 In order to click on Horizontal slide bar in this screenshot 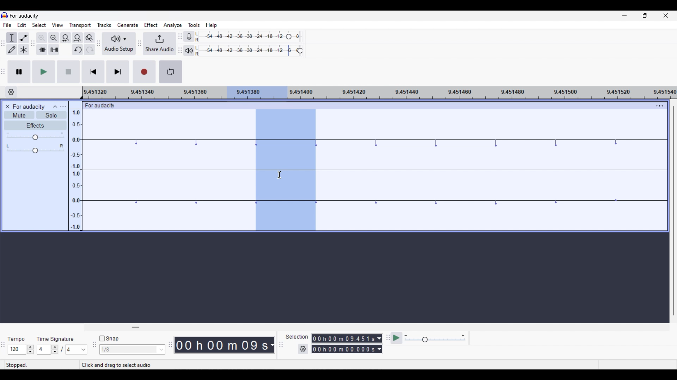, I will do `click(135, 327)`.